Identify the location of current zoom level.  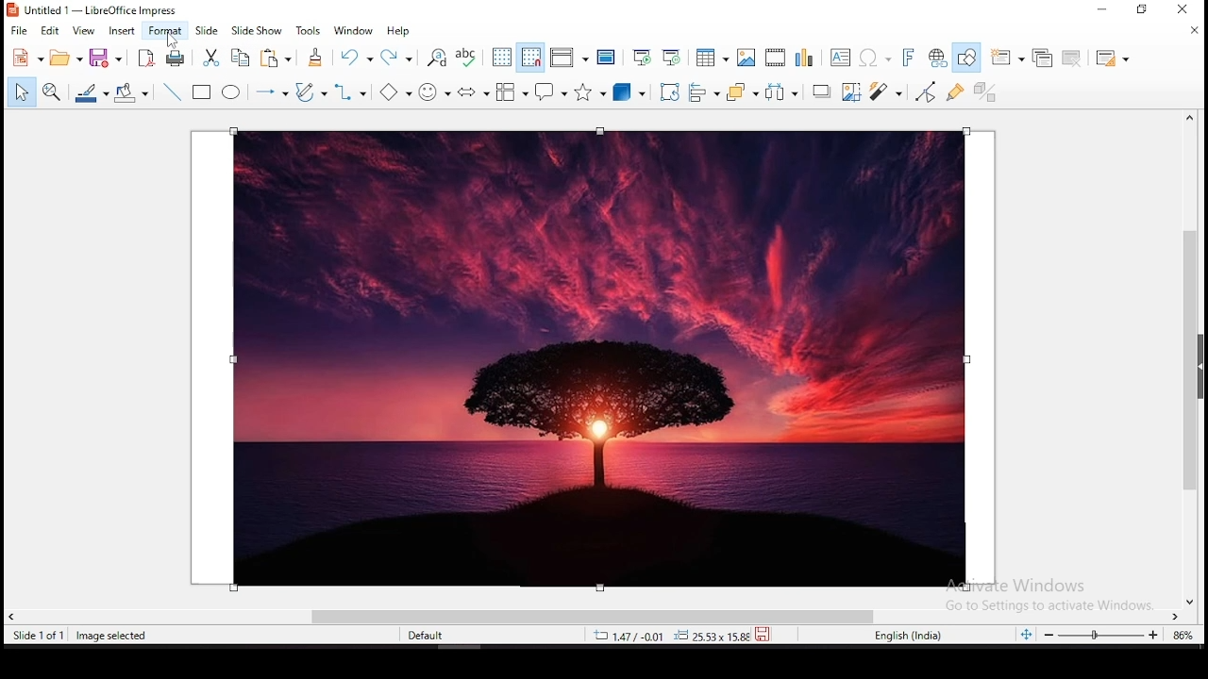
(1181, 638).